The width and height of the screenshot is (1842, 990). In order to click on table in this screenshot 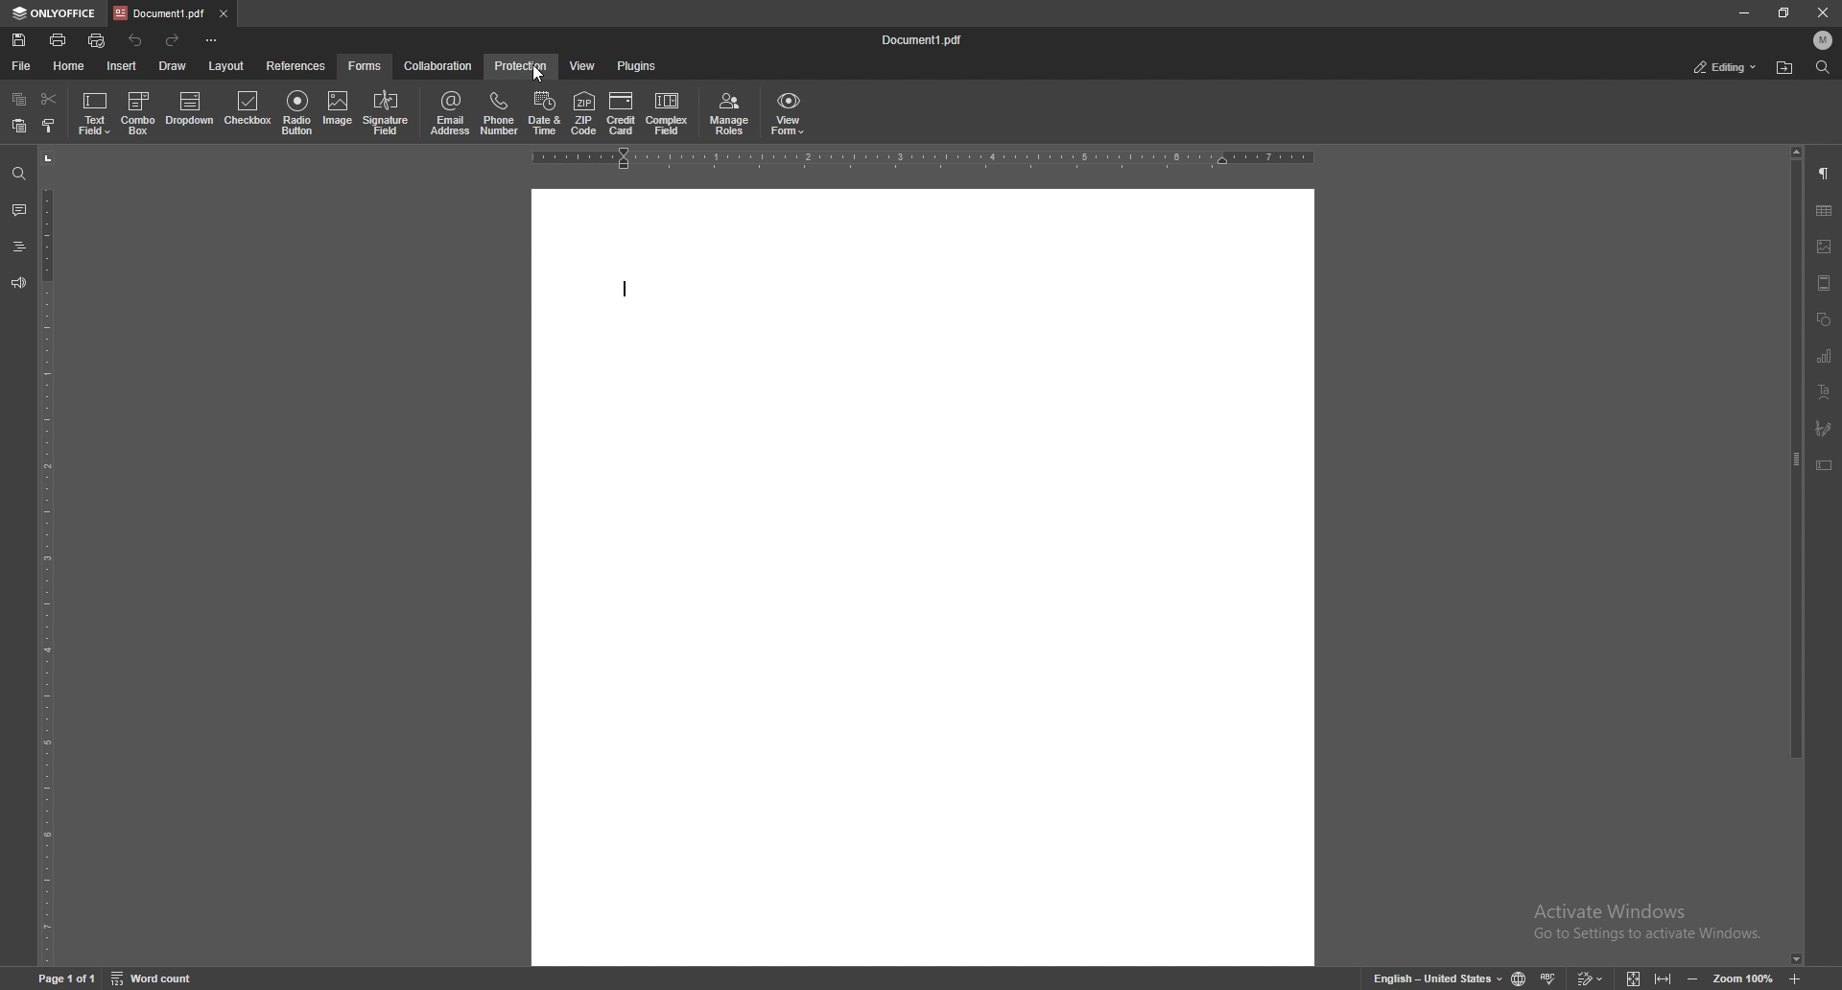, I will do `click(1827, 212)`.